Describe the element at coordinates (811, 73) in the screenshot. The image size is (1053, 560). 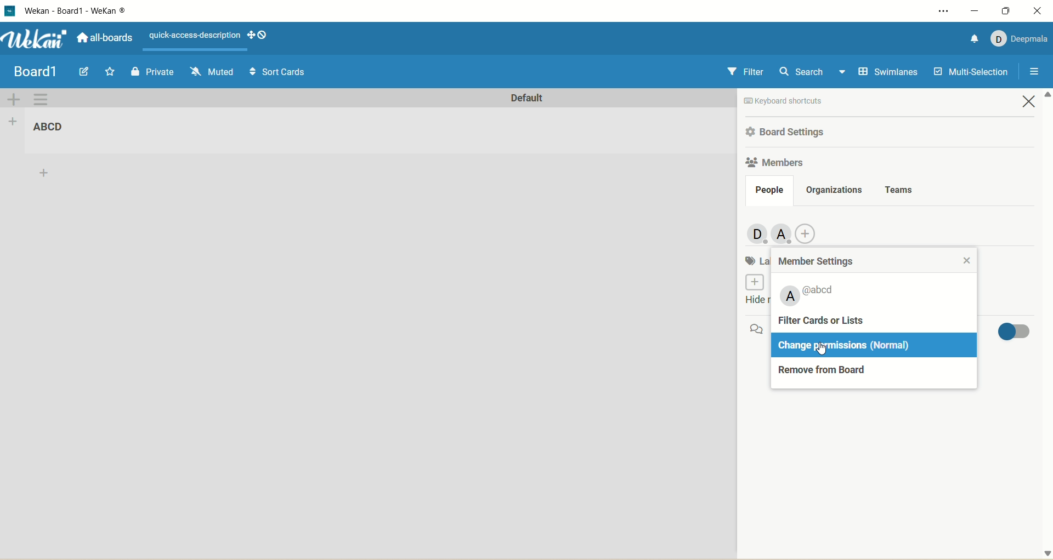
I see `search` at that location.